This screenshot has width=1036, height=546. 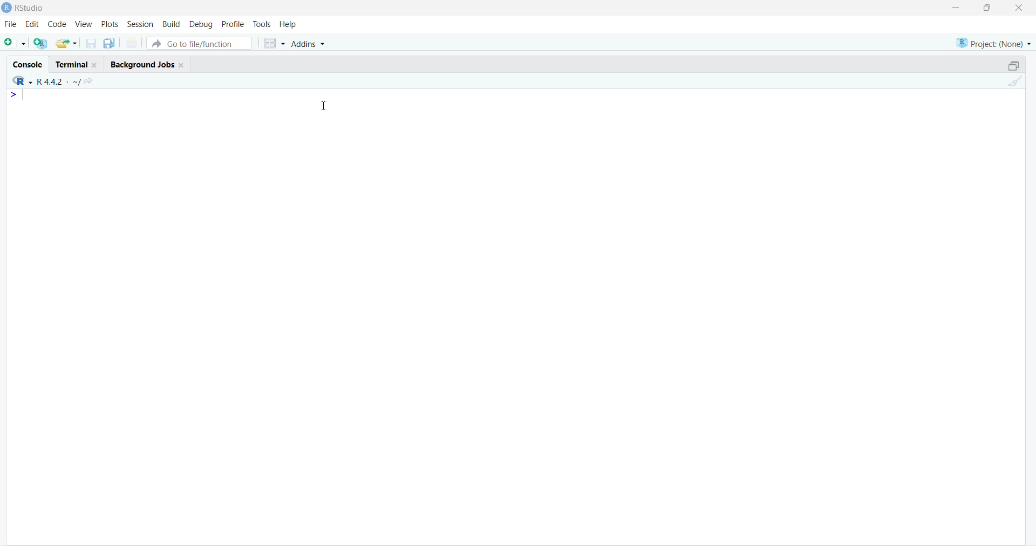 I want to click on build, so click(x=173, y=25).